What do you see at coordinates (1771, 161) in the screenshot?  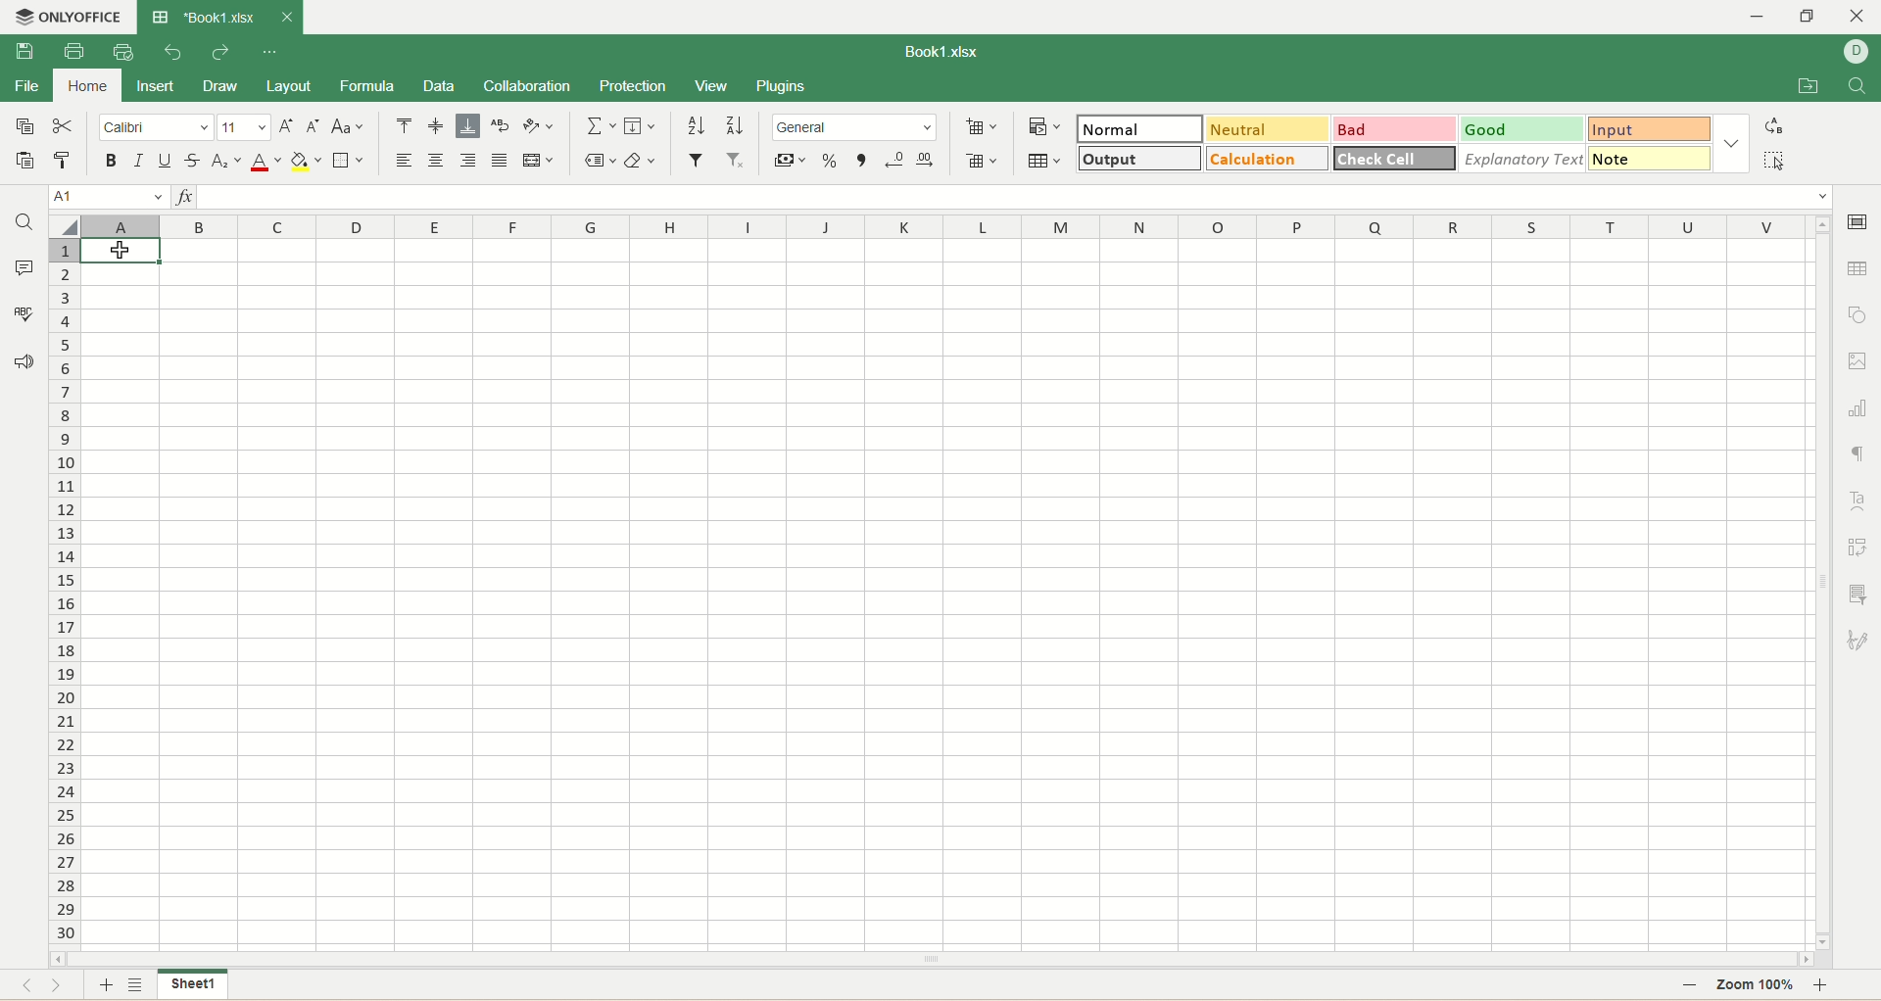 I see `select all` at bounding box center [1771, 161].